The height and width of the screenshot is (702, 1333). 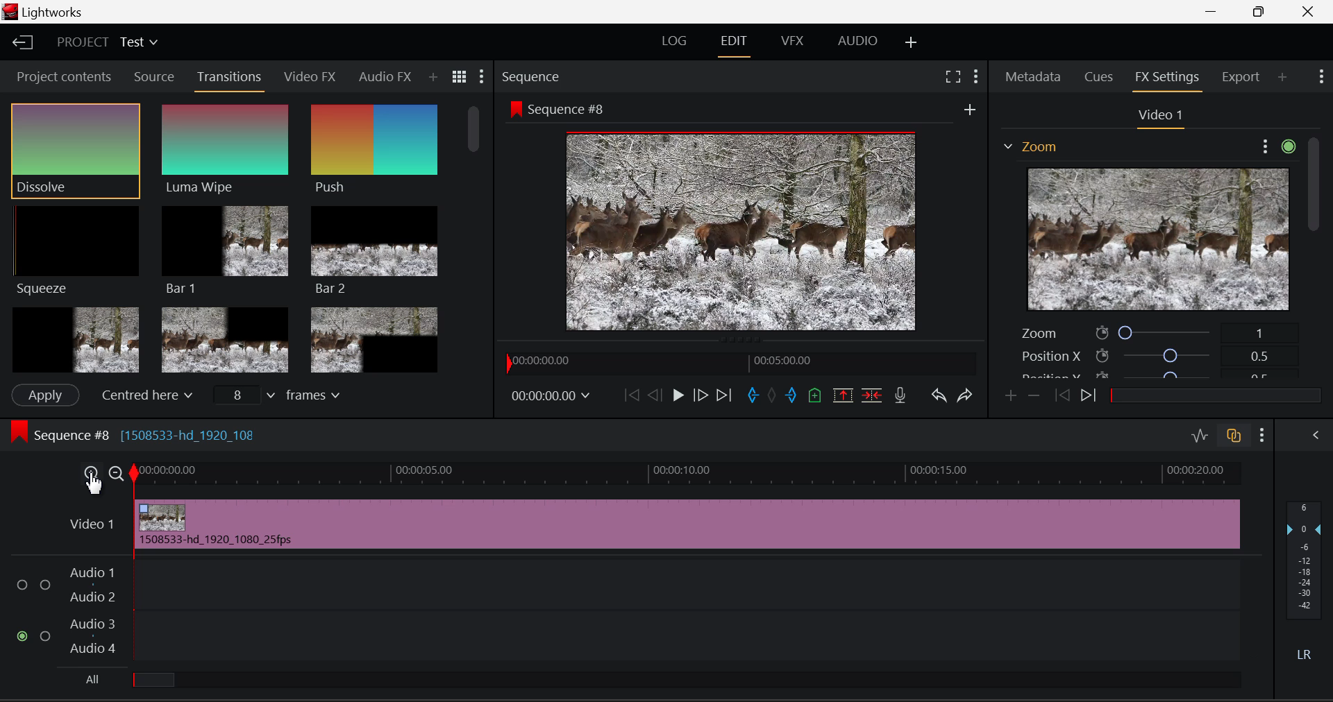 What do you see at coordinates (1088, 395) in the screenshot?
I see `Next keyframe` at bounding box center [1088, 395].